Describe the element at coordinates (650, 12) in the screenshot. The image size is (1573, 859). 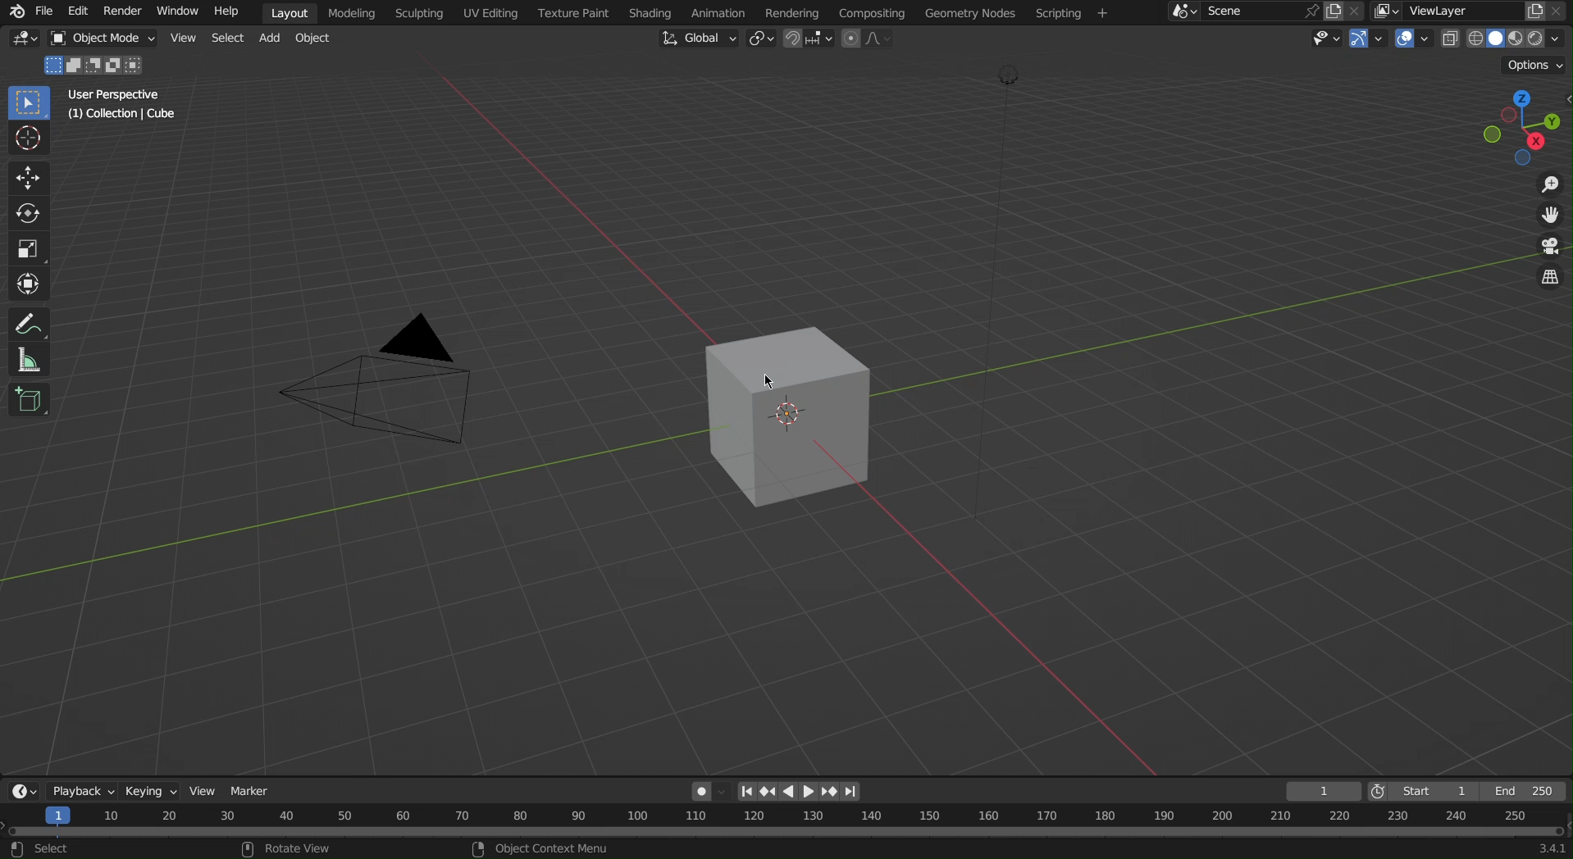
I see `Shading` at that location.